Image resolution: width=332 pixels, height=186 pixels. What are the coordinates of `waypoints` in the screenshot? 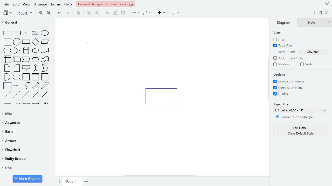 It's located at (147, 13).